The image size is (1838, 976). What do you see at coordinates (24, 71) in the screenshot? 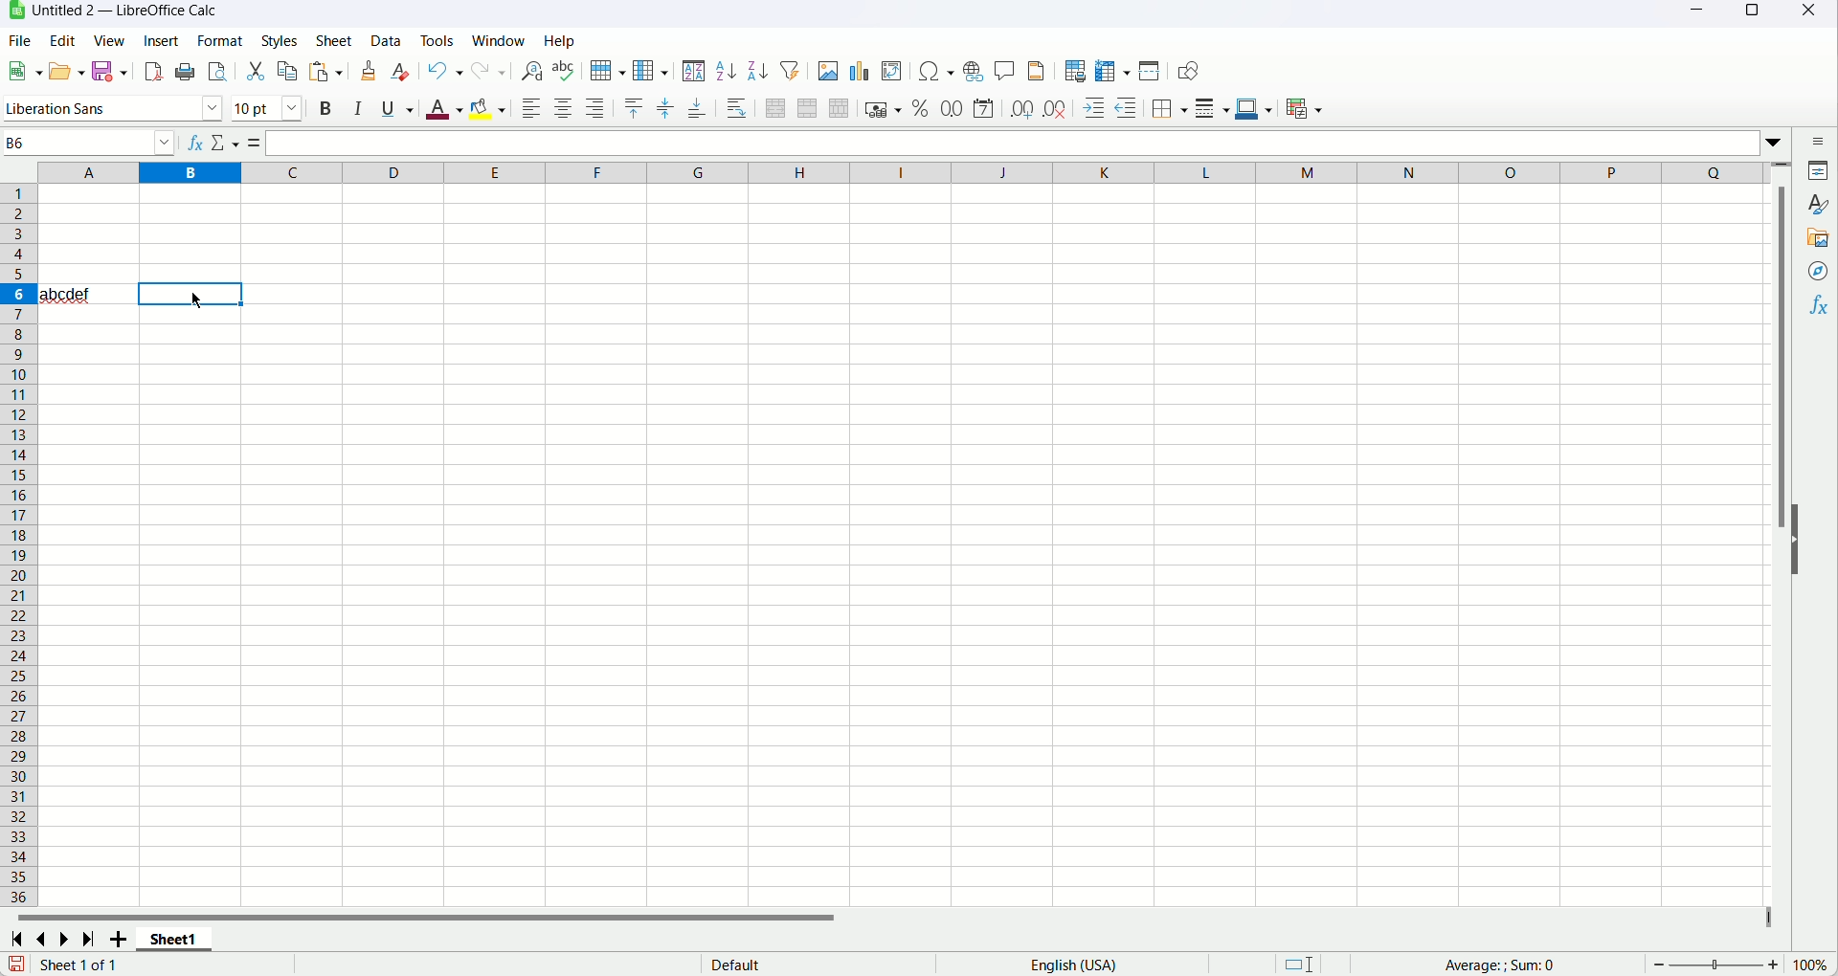
I see `open` at bounding box center [24, 71].